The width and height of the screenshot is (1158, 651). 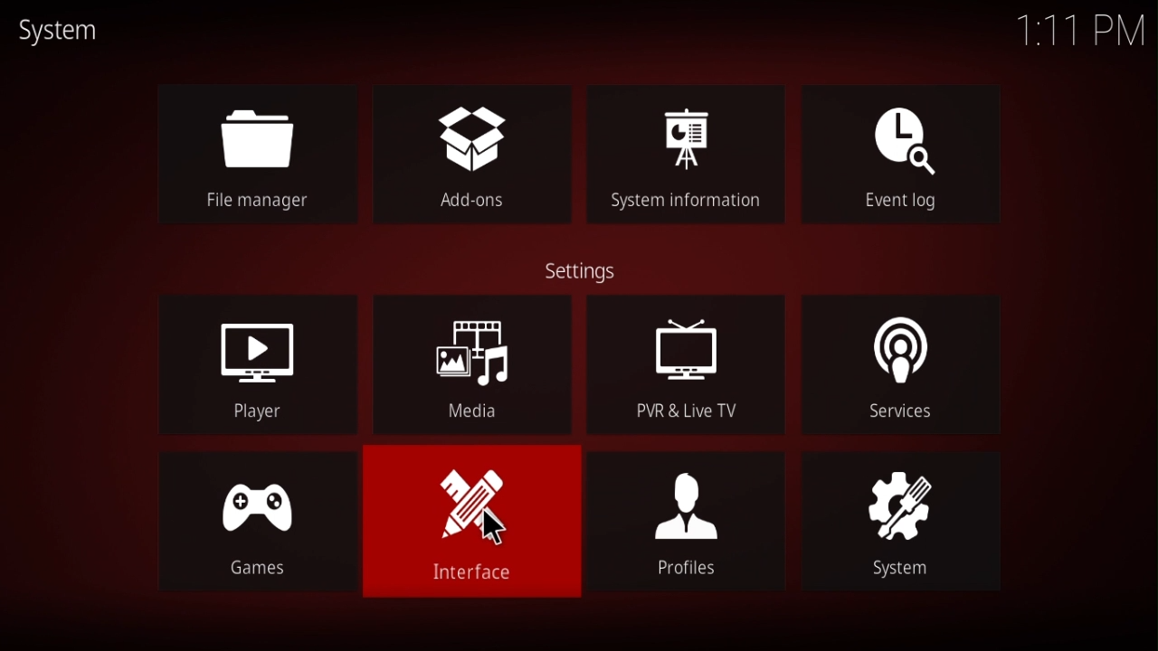 I want to click on services, so click(x=906, y=367).